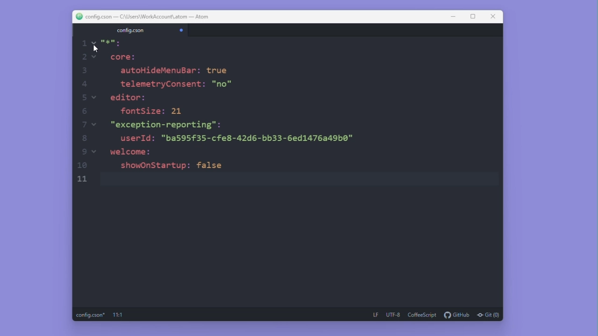  Describe the element at coordinates (234, 112) in the screenshot. I see `S.=s
core:
autoHideMenuBar: true
telemetryConsent: "no"
editor:
fontSize: 21
"exception-reporting":
userId: "ba595f35-cfe8-42d6-bb33-6ed1476a49b0™
welcome:
showOnStartup: false` at that location.